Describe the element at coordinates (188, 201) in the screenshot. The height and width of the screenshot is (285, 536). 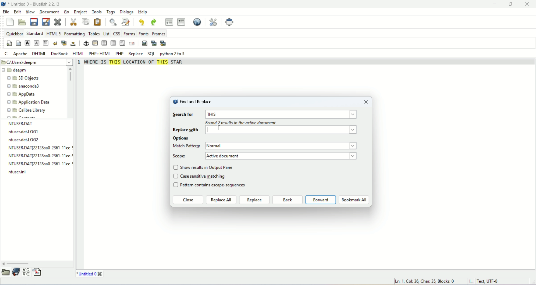
I see `close` at that location.